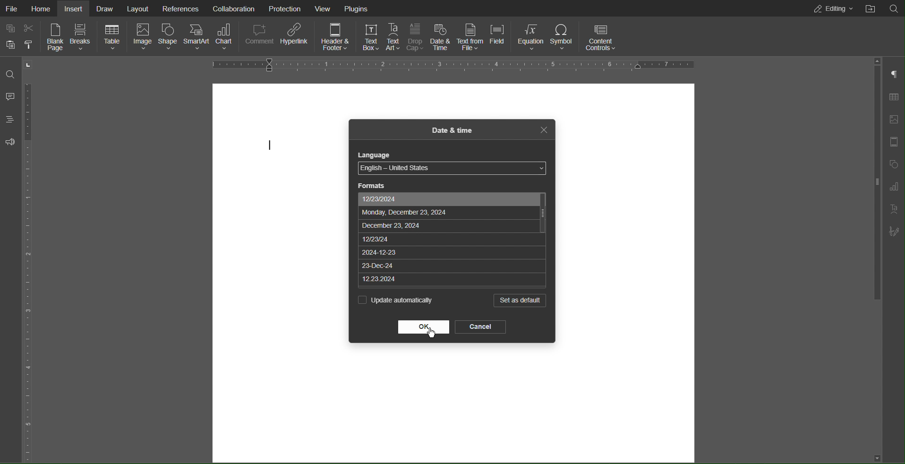  What do you see at coordinates (832, 9) in the screenshot?
I see `Editing ` at bounding box center [832, 9].